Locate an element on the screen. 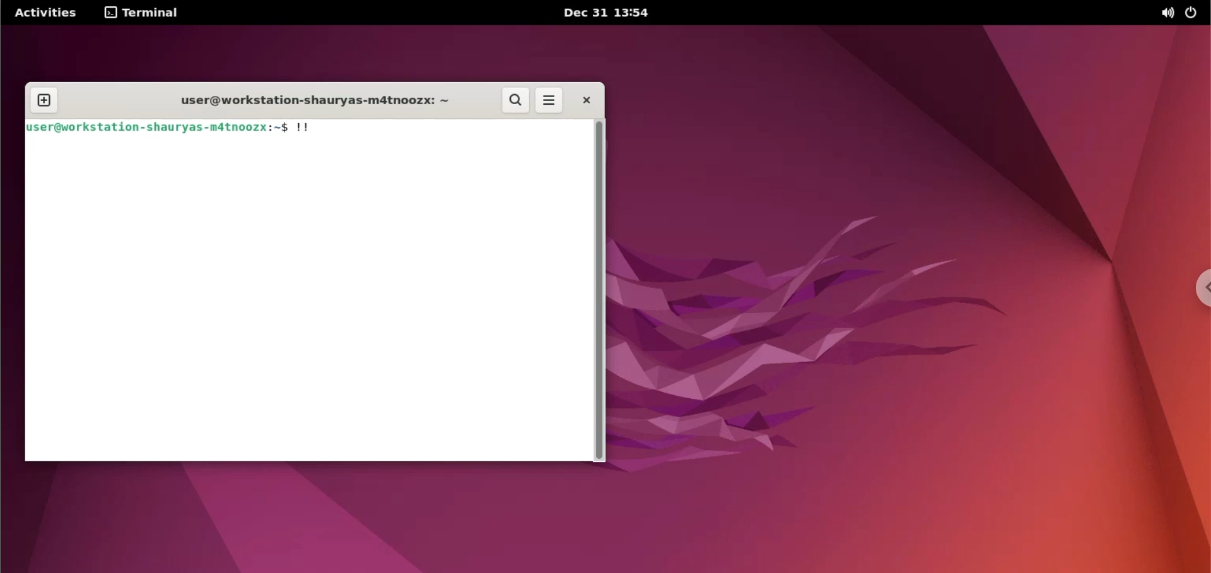 The height and width of the screenshot is (573, 1211). power options is located at coordinates (1194, 12).